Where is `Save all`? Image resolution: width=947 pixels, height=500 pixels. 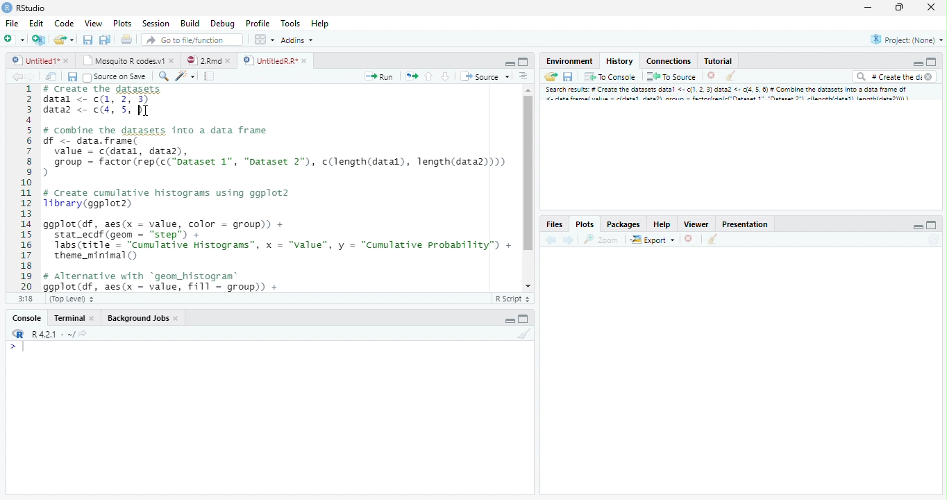
Save all is located at coordinates (105, 40).